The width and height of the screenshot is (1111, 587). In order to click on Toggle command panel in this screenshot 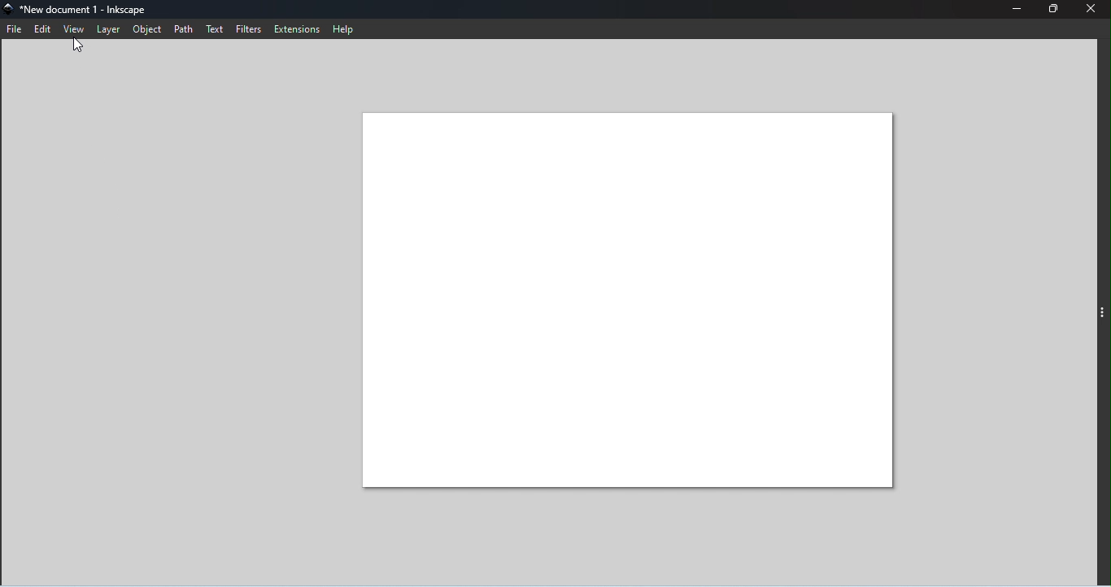, I will do `click(1103, 314)`.